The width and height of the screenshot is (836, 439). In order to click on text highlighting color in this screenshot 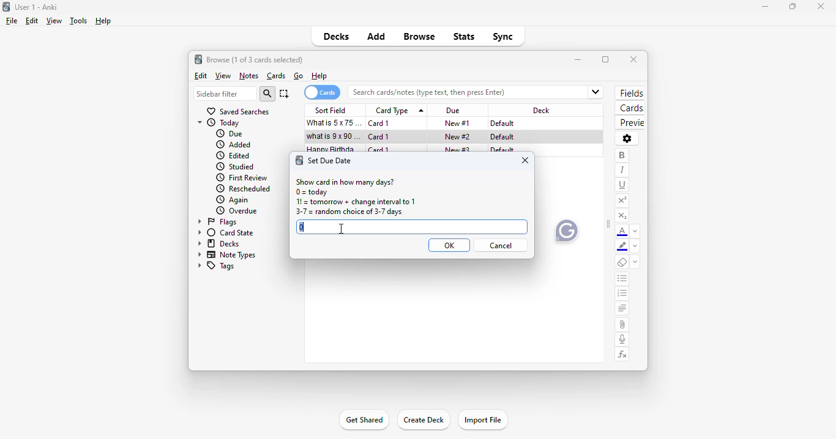, I will do `click(622, 246)`.